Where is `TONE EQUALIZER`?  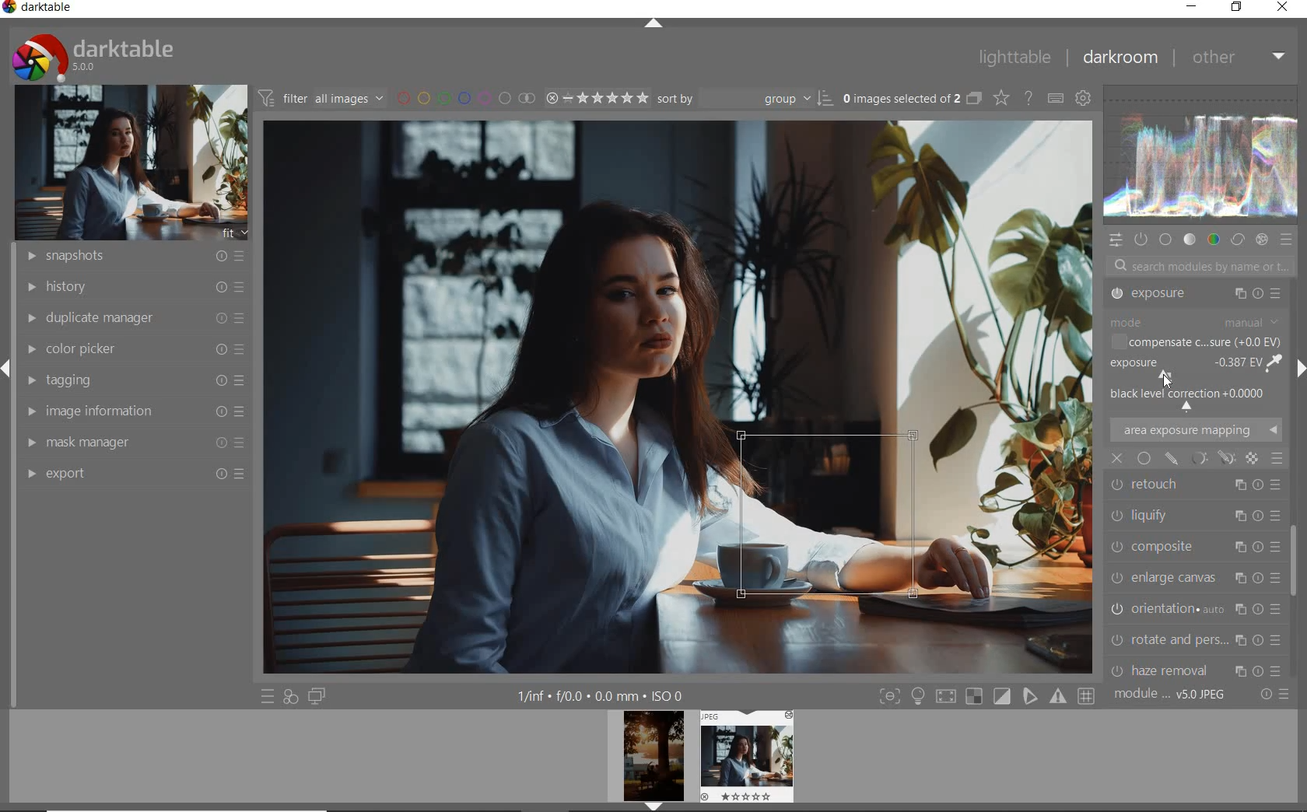
TONE EQUALIZER is located at coordinates (1194, 330).